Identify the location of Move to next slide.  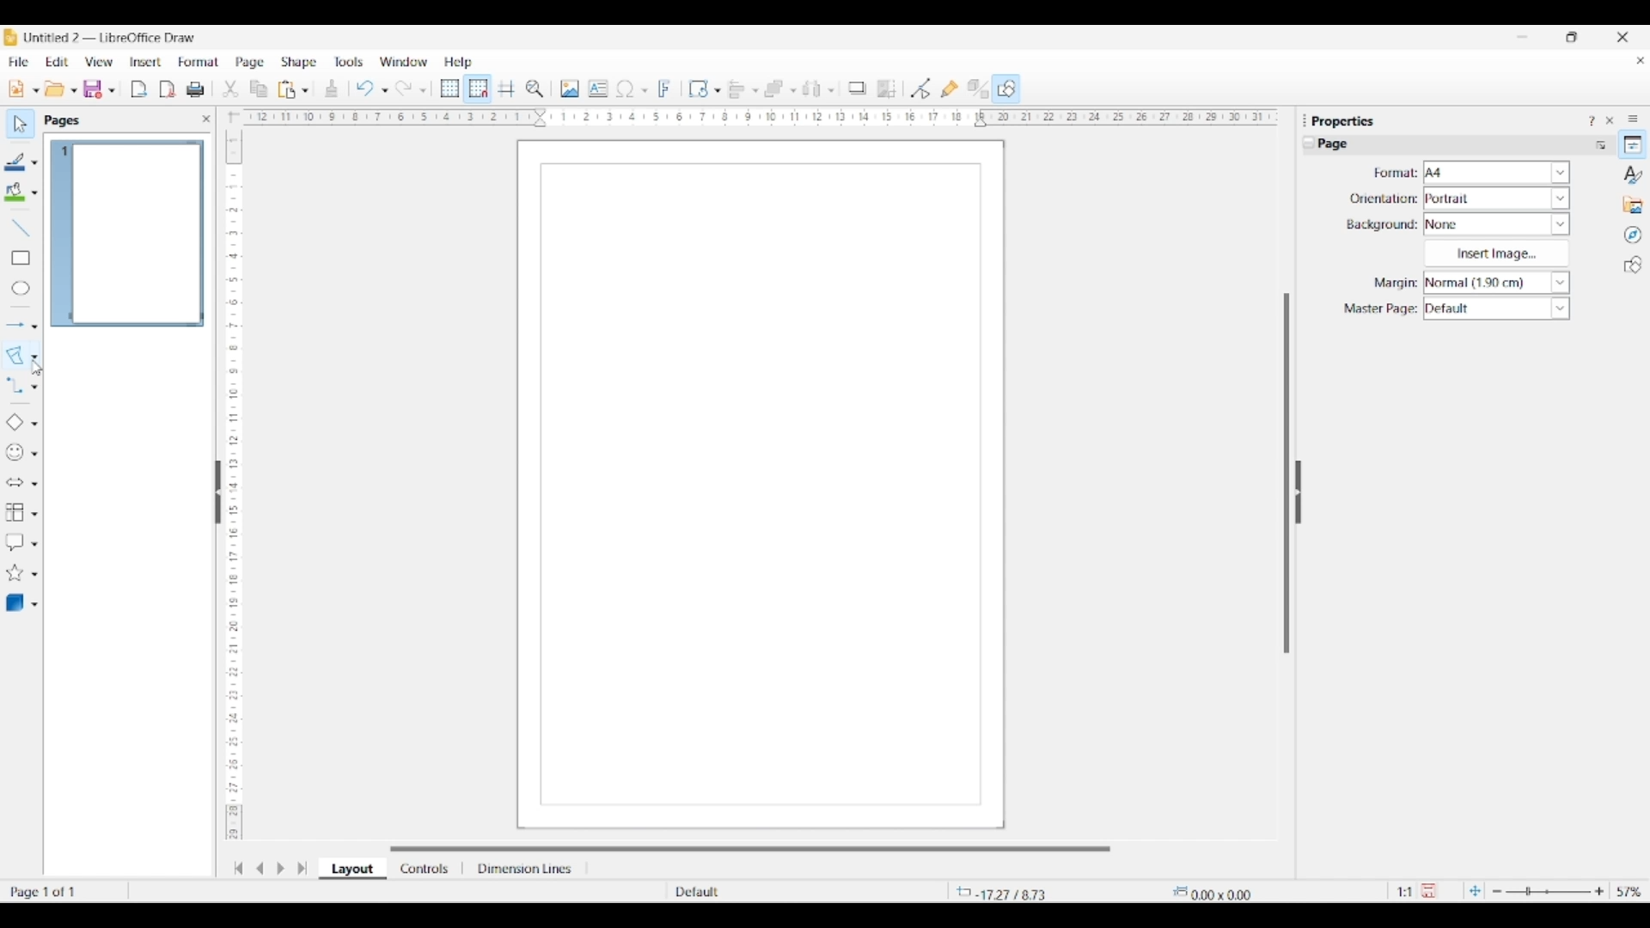
(280, 869).